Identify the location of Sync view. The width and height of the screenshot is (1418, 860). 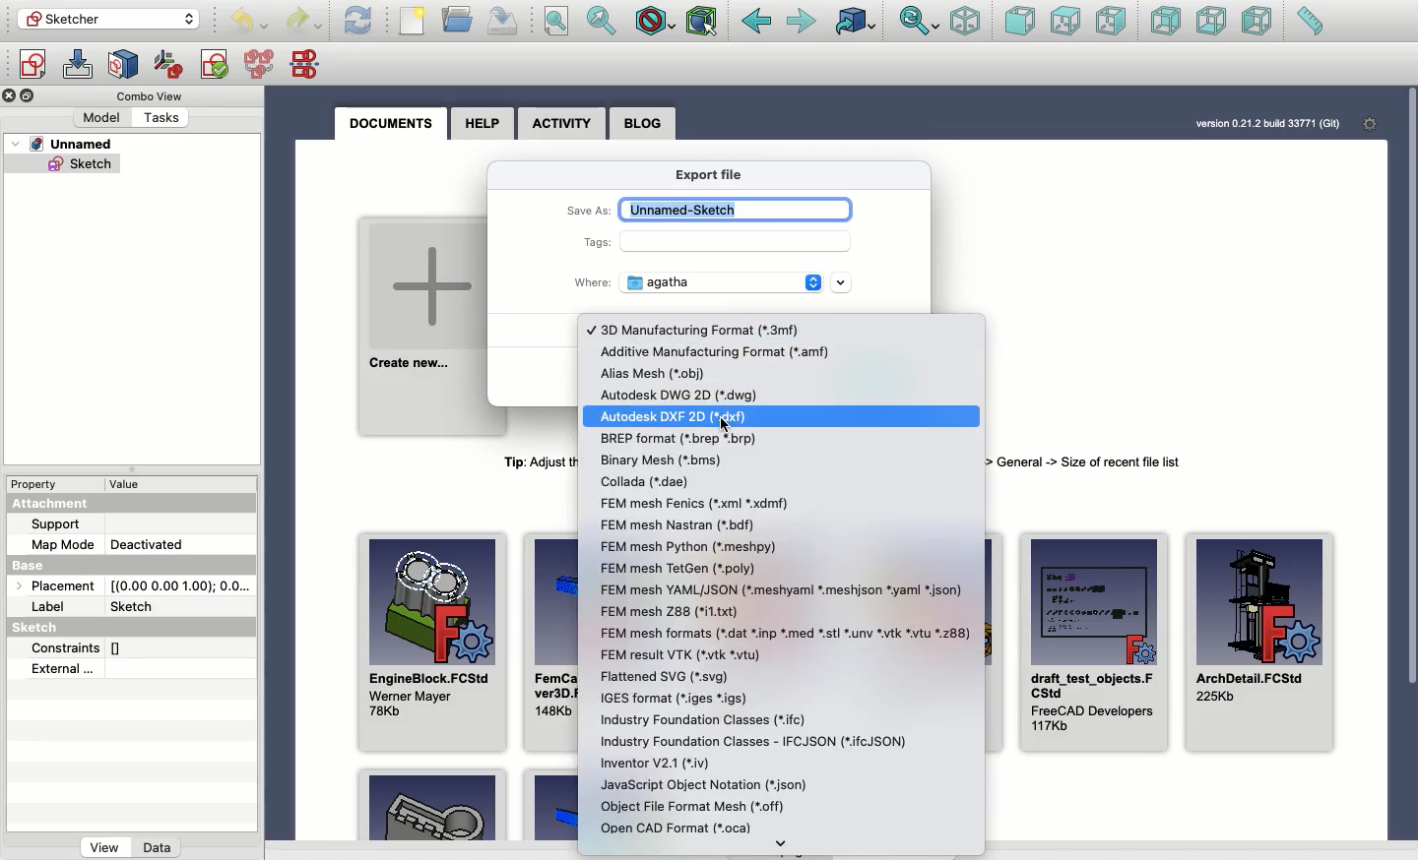
(918, 22).